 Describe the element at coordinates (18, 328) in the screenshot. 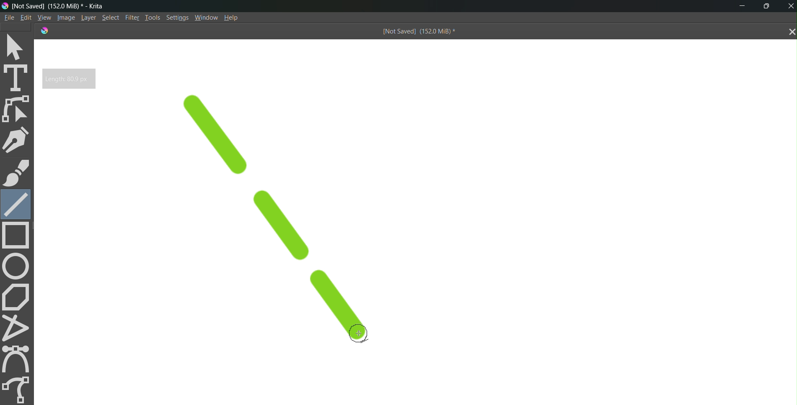

I see `polyline` at that location.